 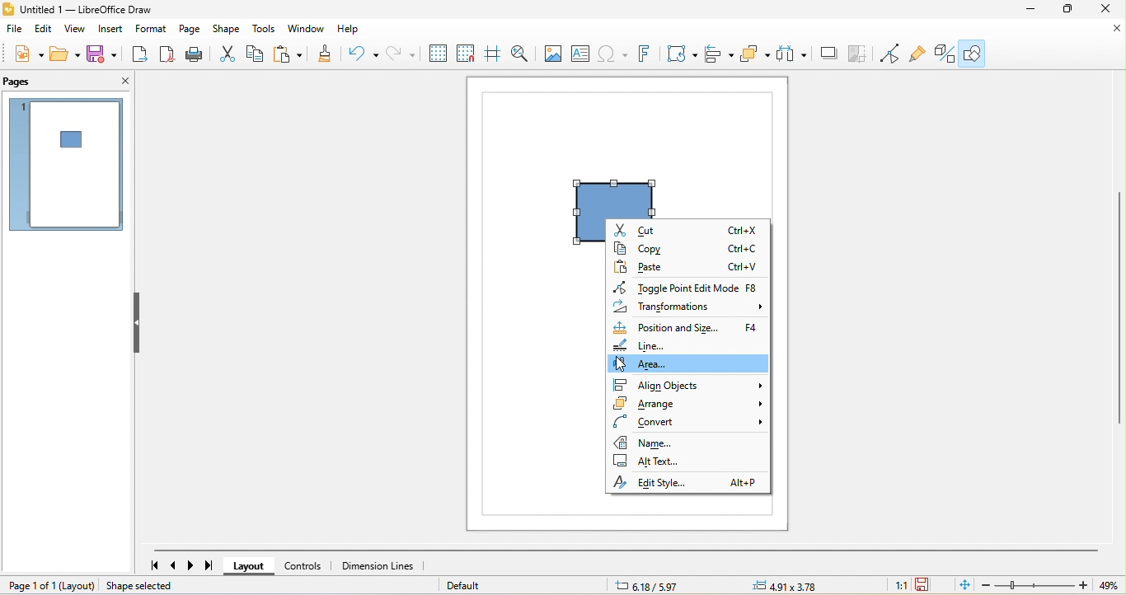 What do you see at coordinates (688, 424) in the screenshot?
I see `convert` at bounding box center [688, 424].